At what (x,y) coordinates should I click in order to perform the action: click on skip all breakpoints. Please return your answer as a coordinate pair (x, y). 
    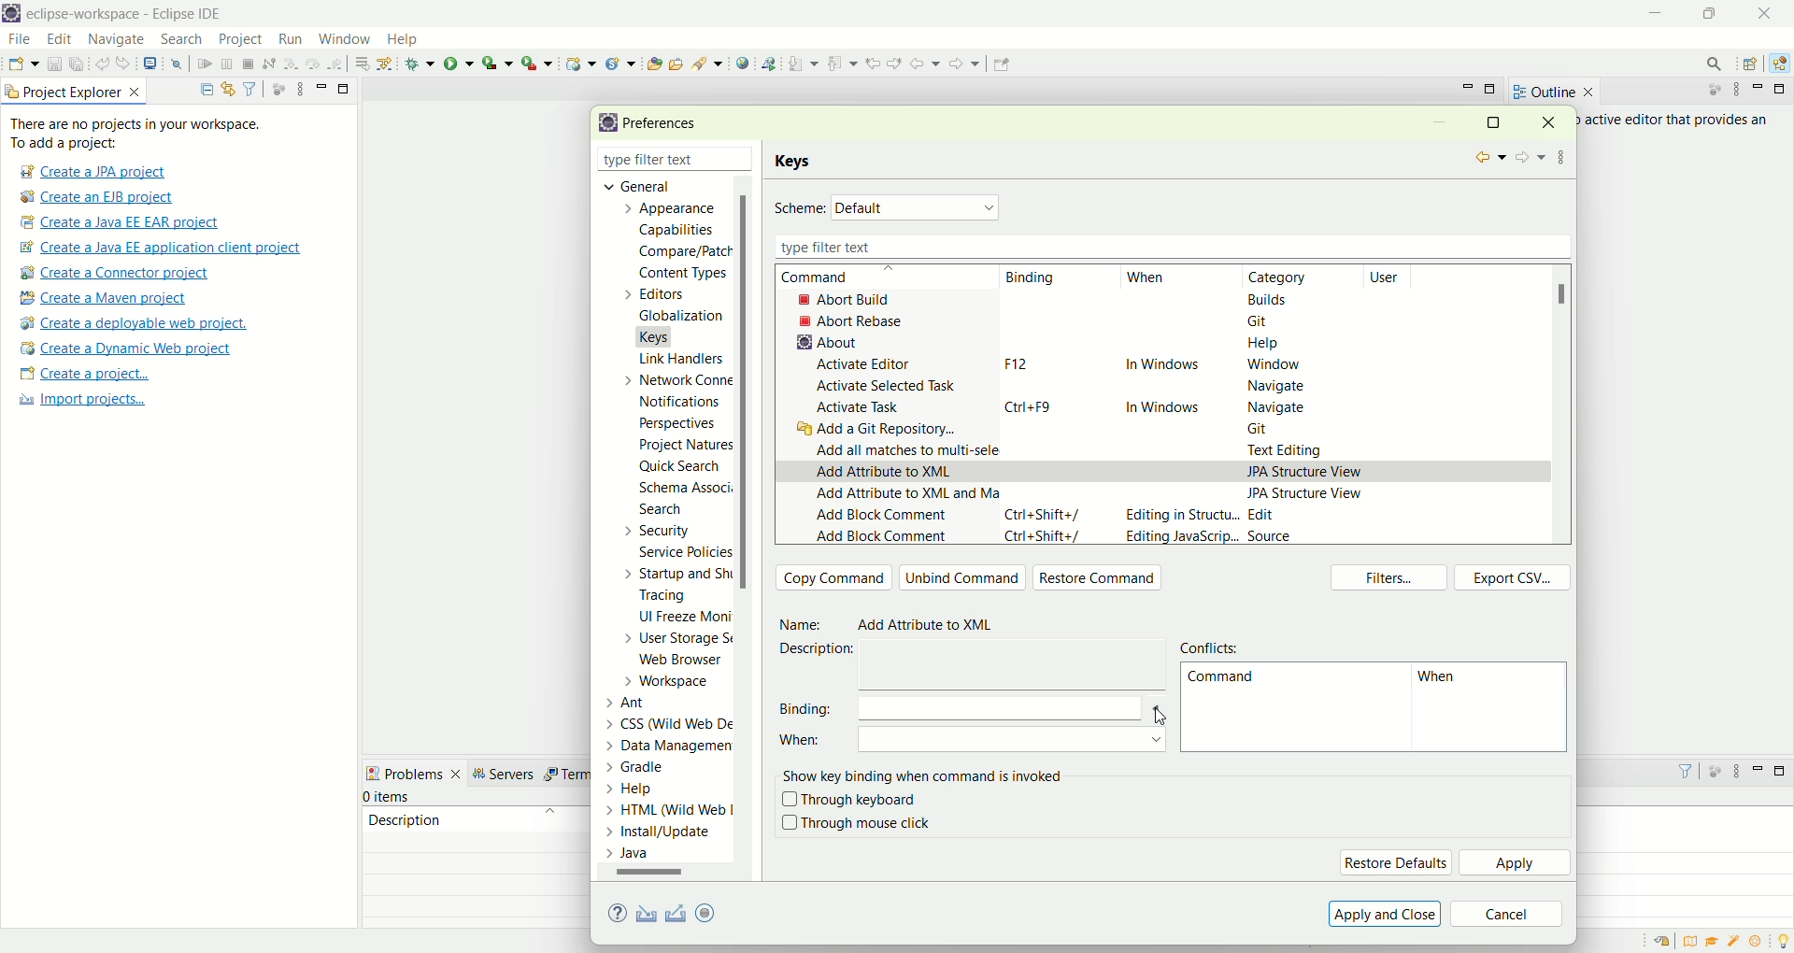
    Looking at the image, I should click on (179, 64).